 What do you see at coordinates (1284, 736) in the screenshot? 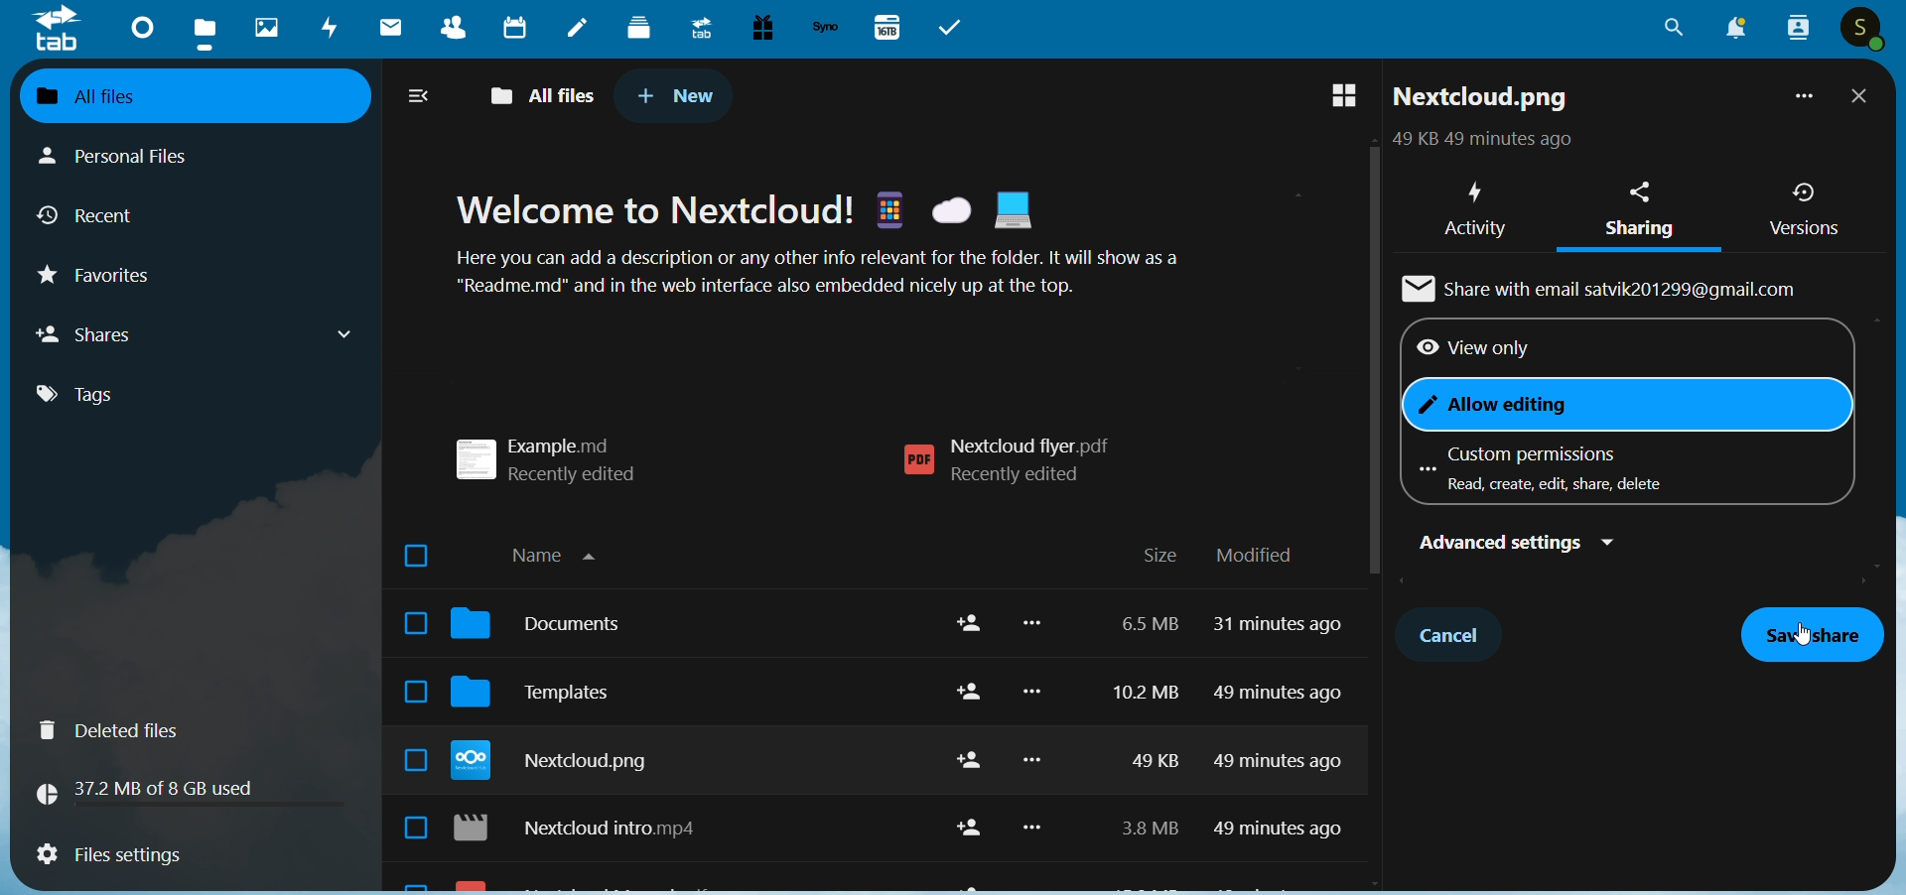
I see `modified time` at bounding box center [1284, 736].